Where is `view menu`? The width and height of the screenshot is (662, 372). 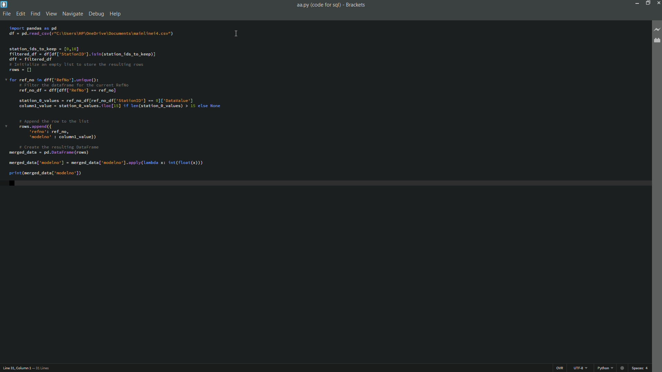 view menu is located at coordinates (52, 13).